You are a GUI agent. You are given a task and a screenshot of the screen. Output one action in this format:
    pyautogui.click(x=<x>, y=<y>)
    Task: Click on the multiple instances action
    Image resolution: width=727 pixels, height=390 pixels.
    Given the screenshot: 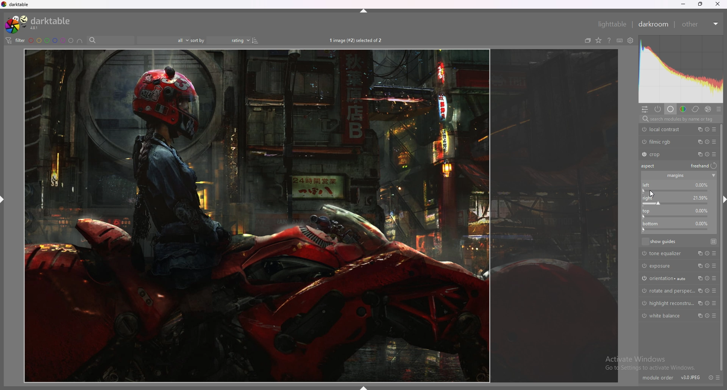 What is the action you would take?
    pyautogui.click(x=700, y=316)
    